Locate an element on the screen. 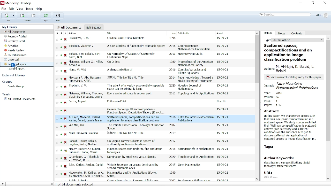  authors is located at coordinates (85, 63).